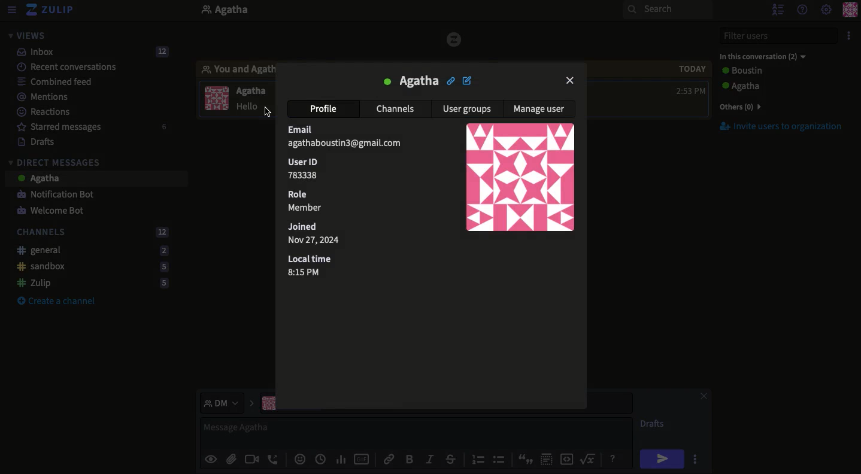 The width and height of the screenshot is (861, 474). What do you see at coordinates (231, 460) in the screenshot?
I see `File` at bounding box center [231, 460].